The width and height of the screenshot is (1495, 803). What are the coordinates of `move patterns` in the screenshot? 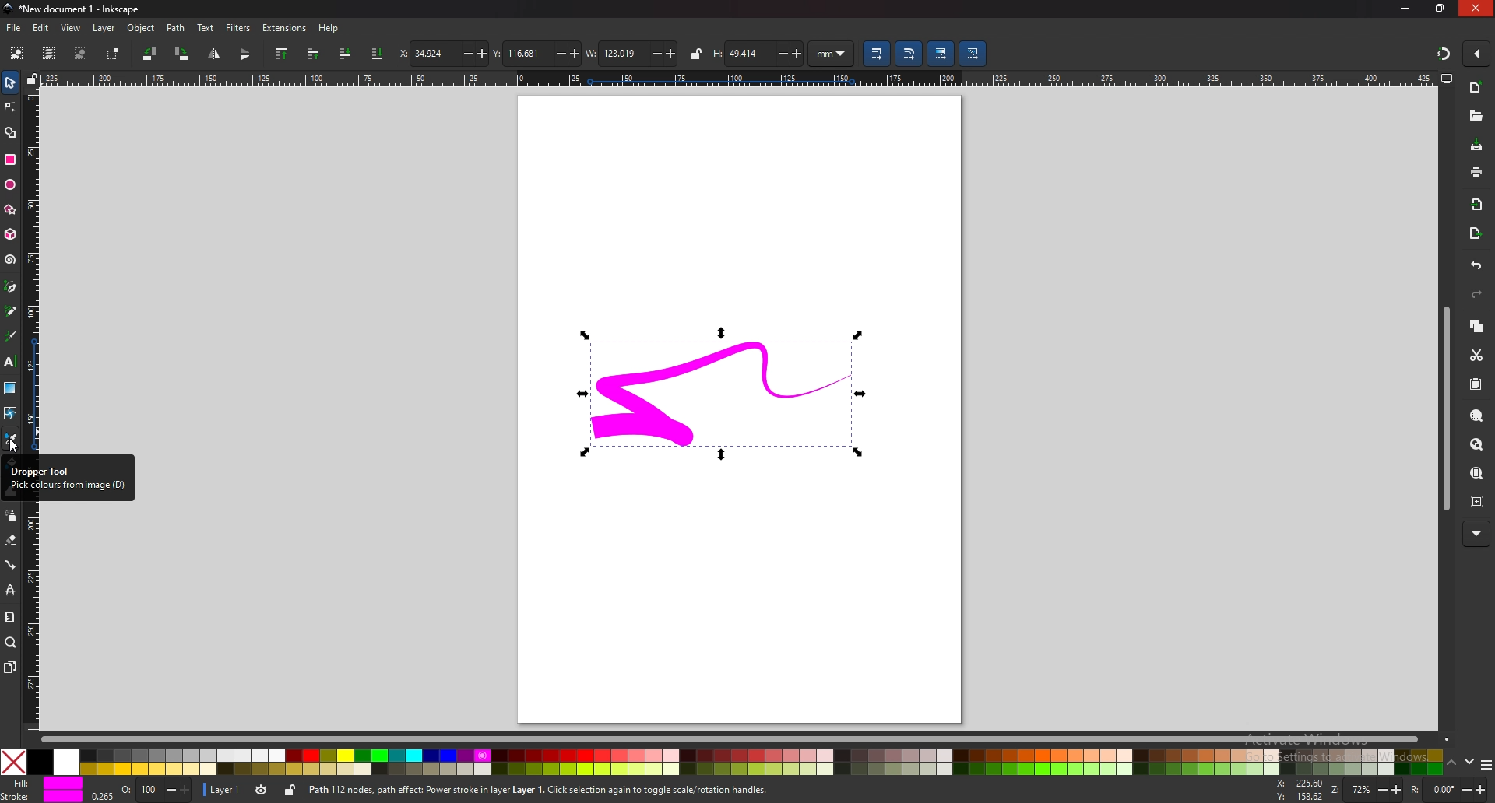 It's located at (973, 54).